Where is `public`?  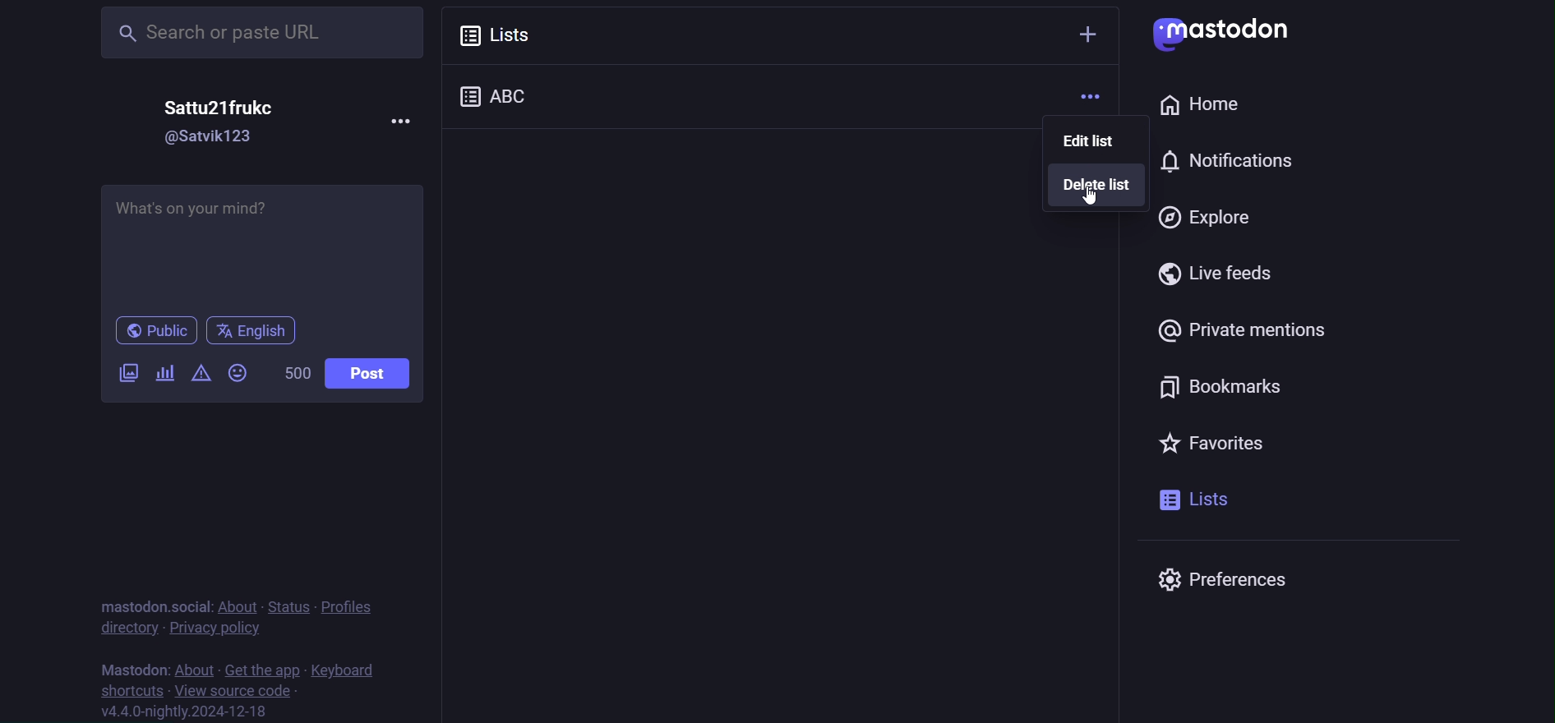
public is located at coordinates (149, 330).